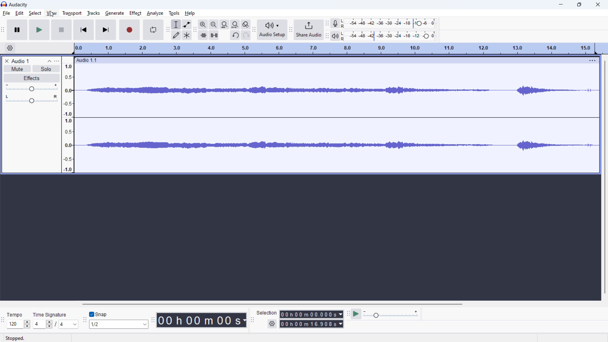  What do you see at coordinates (32, 78) in the screenshot?
I see `effects` at bounding box center [32, 78].